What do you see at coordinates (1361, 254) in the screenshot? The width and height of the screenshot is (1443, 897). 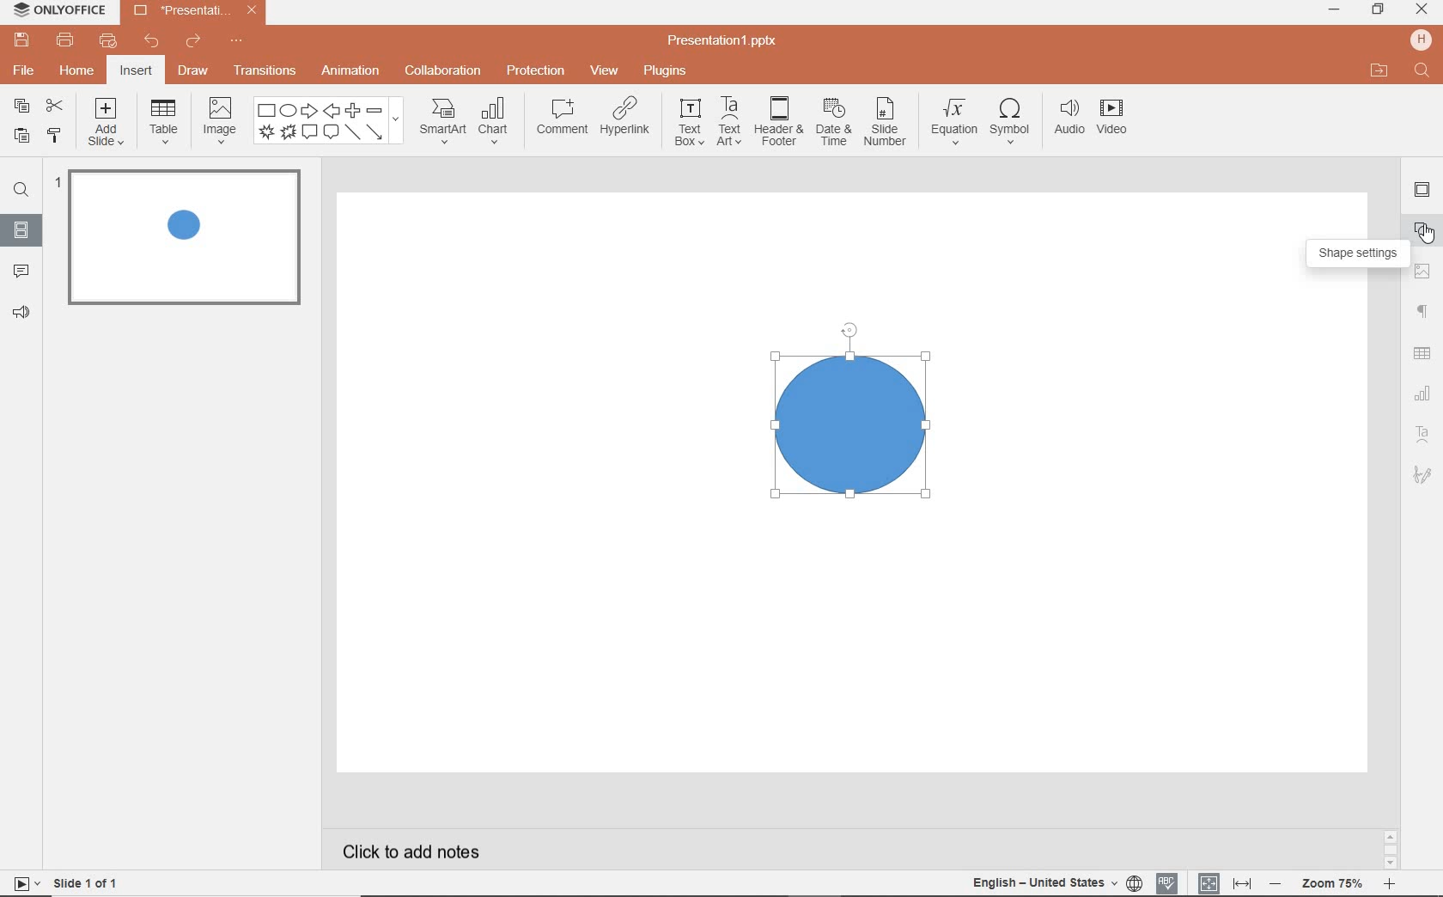 I see `shape settings` at bounding box center [1361, 254].